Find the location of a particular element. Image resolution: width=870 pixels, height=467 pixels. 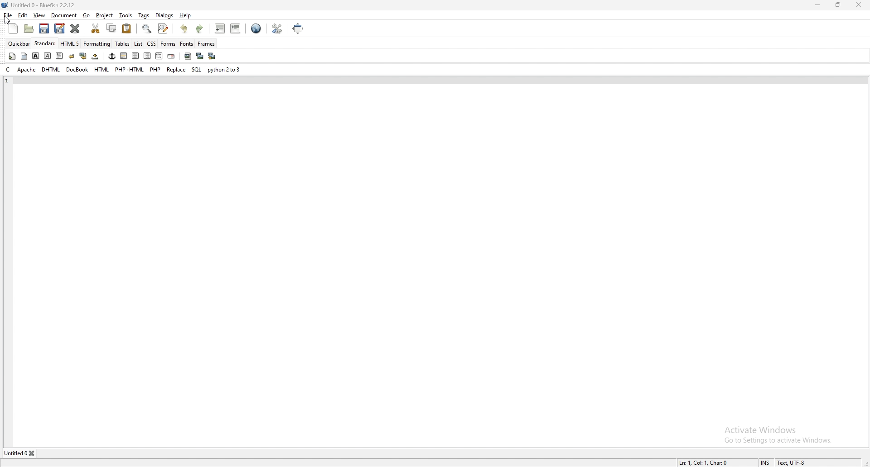

save as is located at coordinates (60, 28).